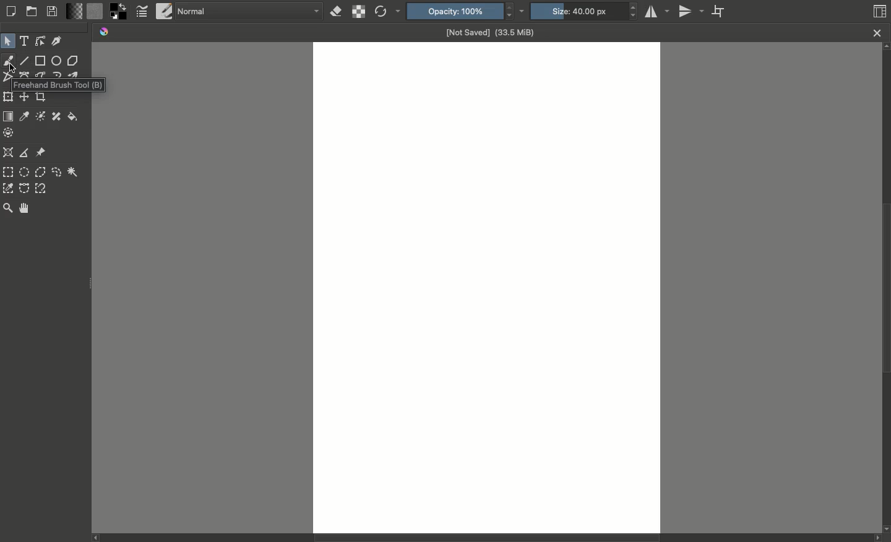  What do you see at coordinates (7, 79) in the screenshot?
I see `Polyline` at bounding box center [7, 79].